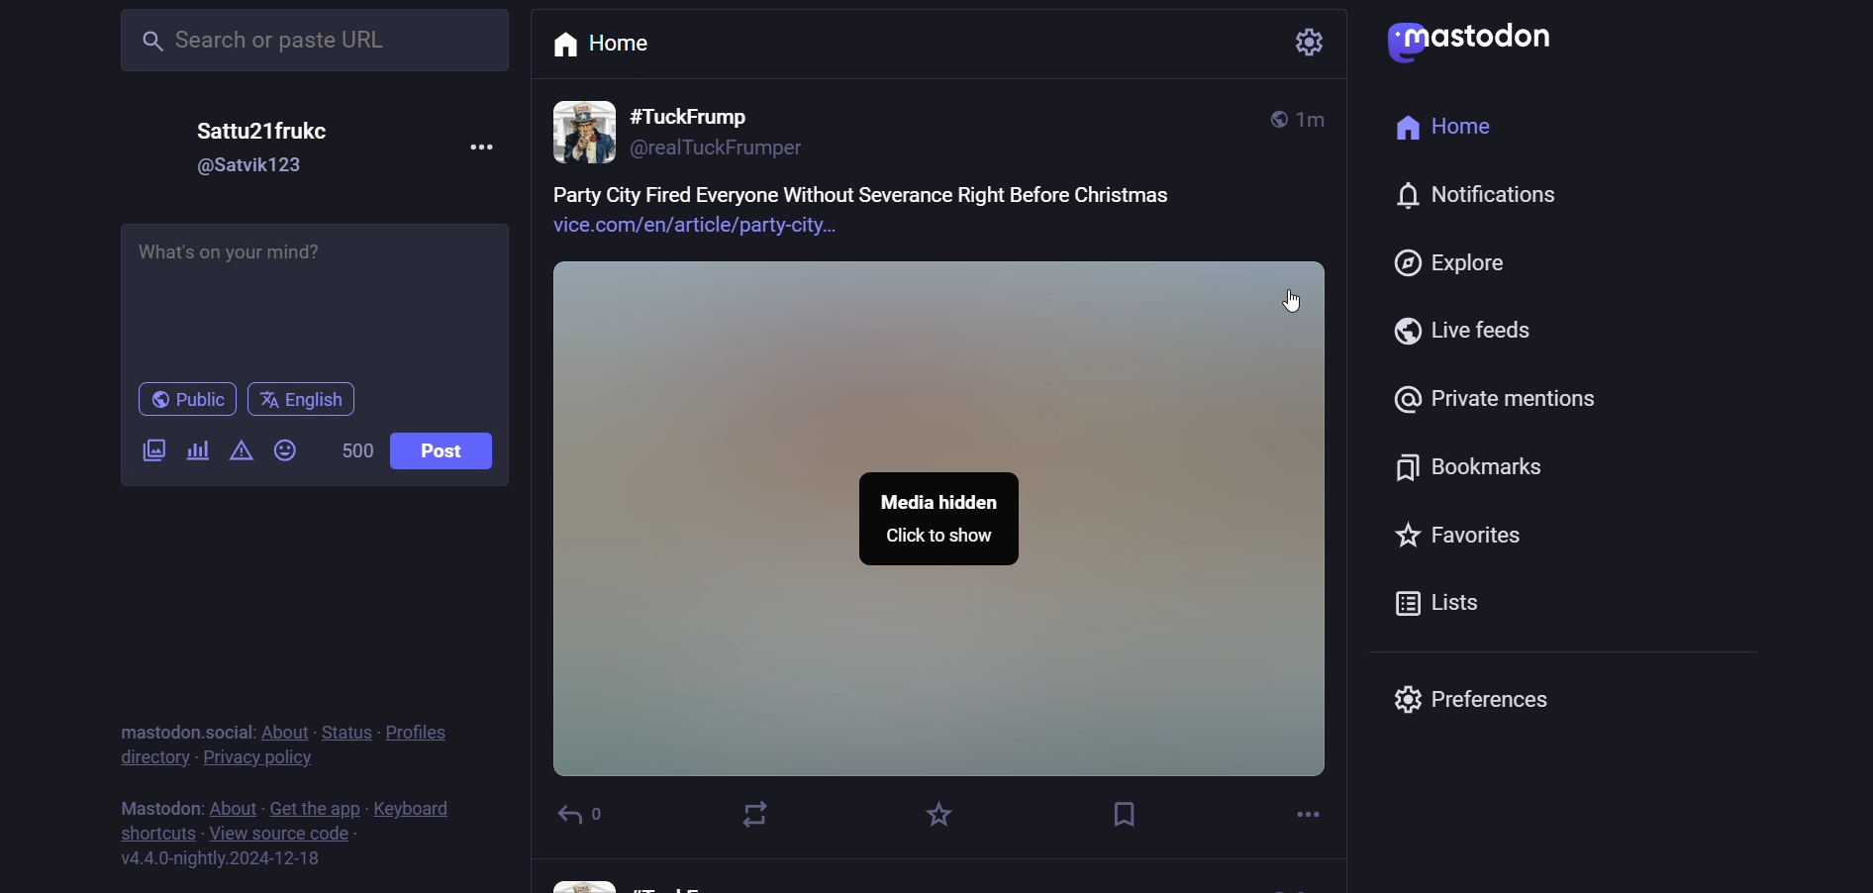 The image size is (1873, 893). Describe the element at coordinates (1311, 814) in the screenshot. I see `more` at that location.